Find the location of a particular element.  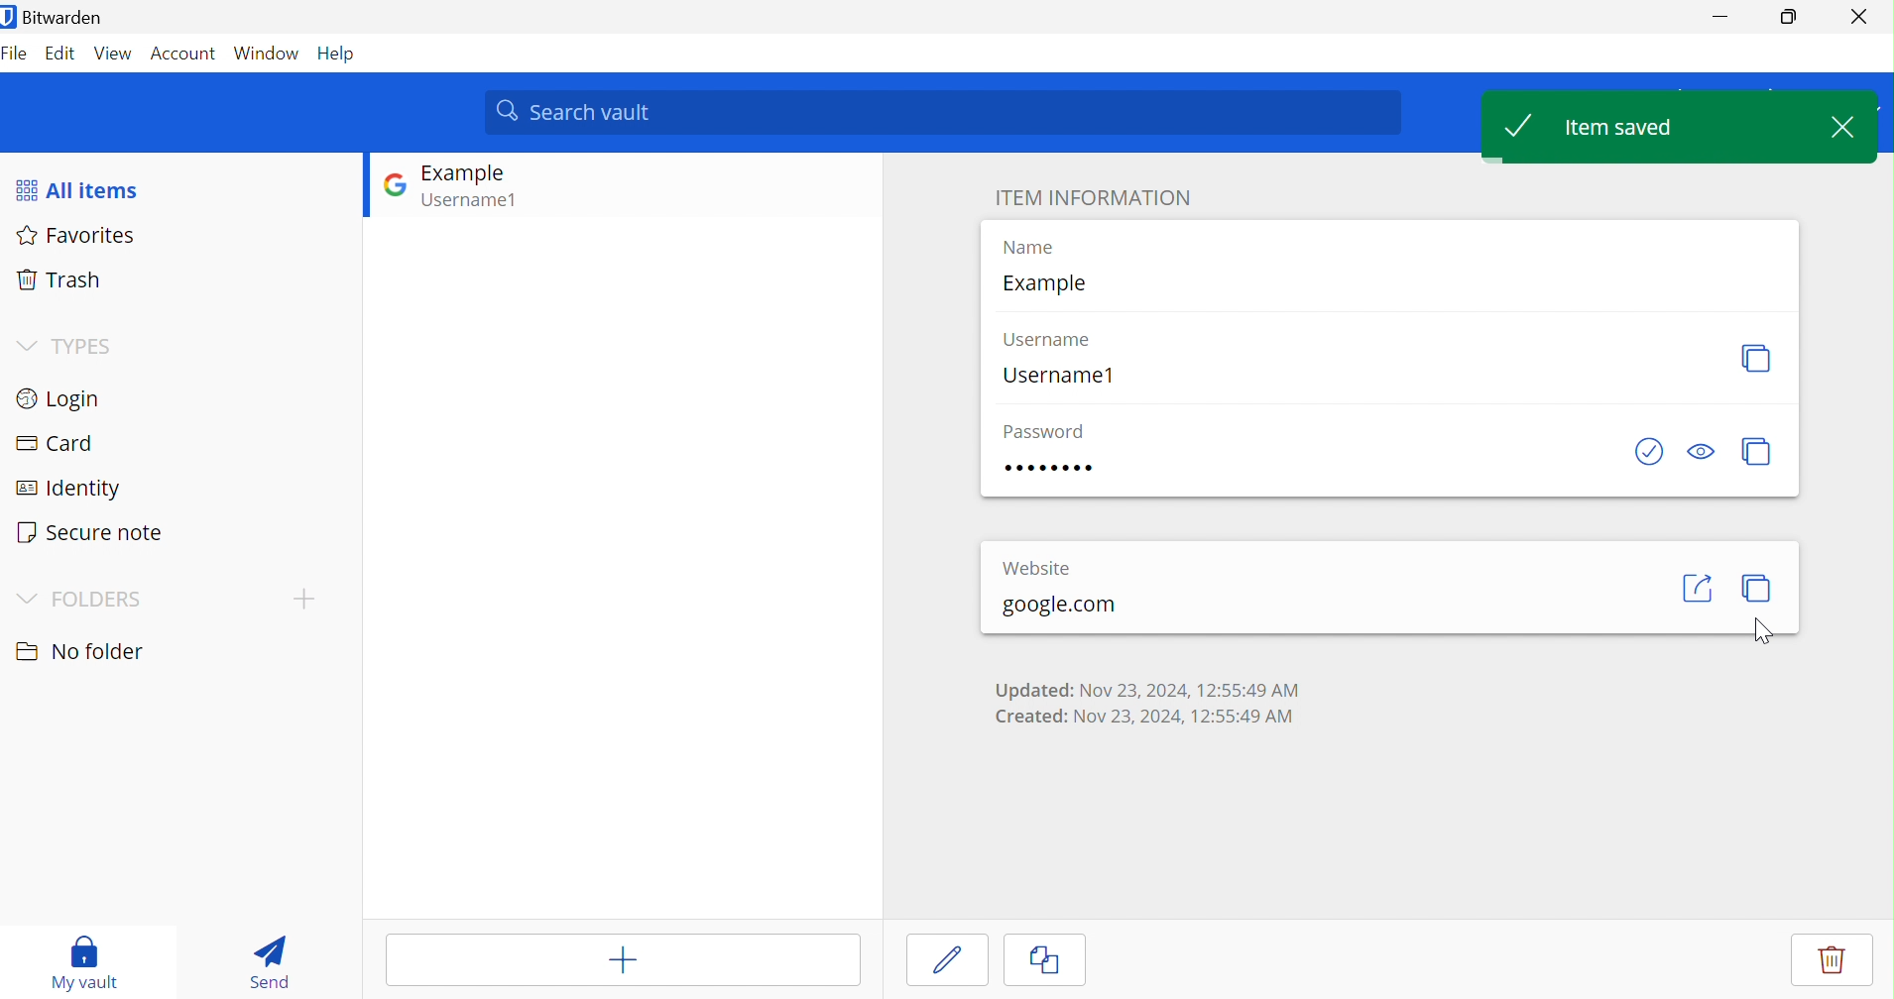

Restore Down is located at coordinates (1790, 17).